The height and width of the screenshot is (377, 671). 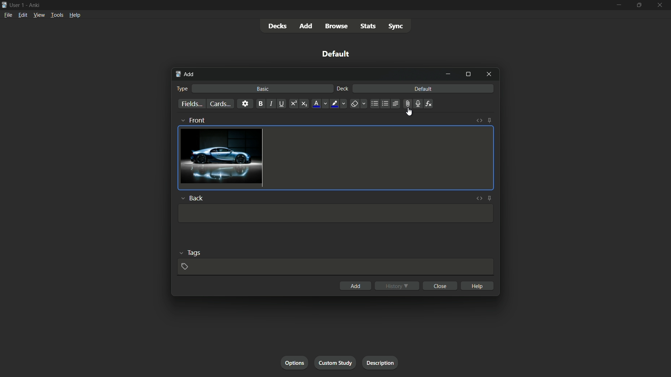 I want to click on help menu, so click(x=75, y=16).